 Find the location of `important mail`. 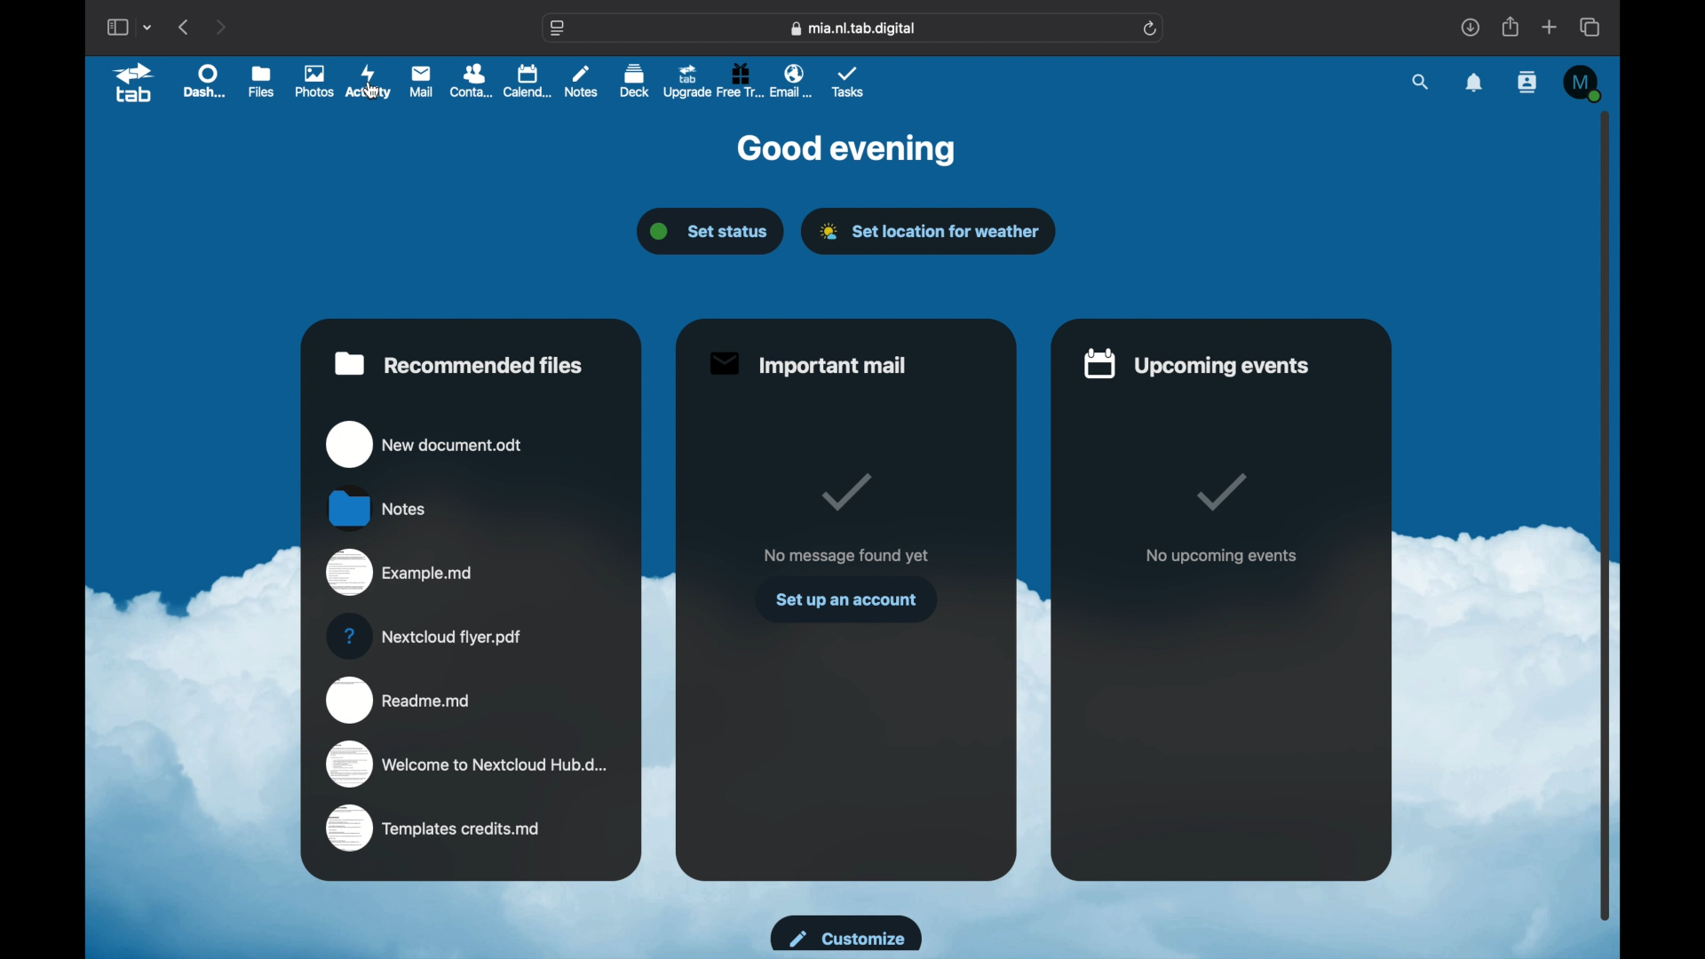

important mail is located at coordinates (810, 365).